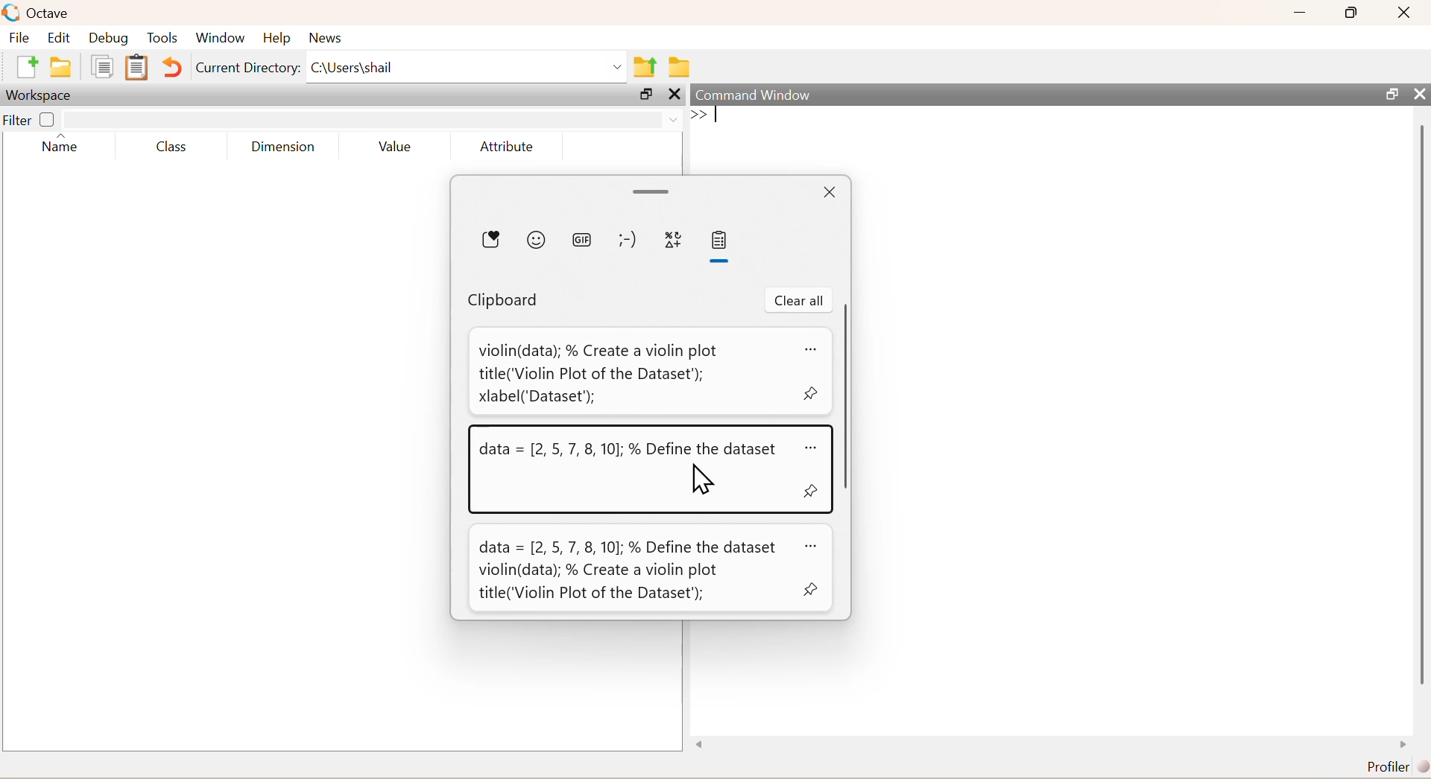 This screenshot has width=1431, height=779. Describe the element at coordinates (847, 394) in the screenshot. I see `scroll bar` at that location.